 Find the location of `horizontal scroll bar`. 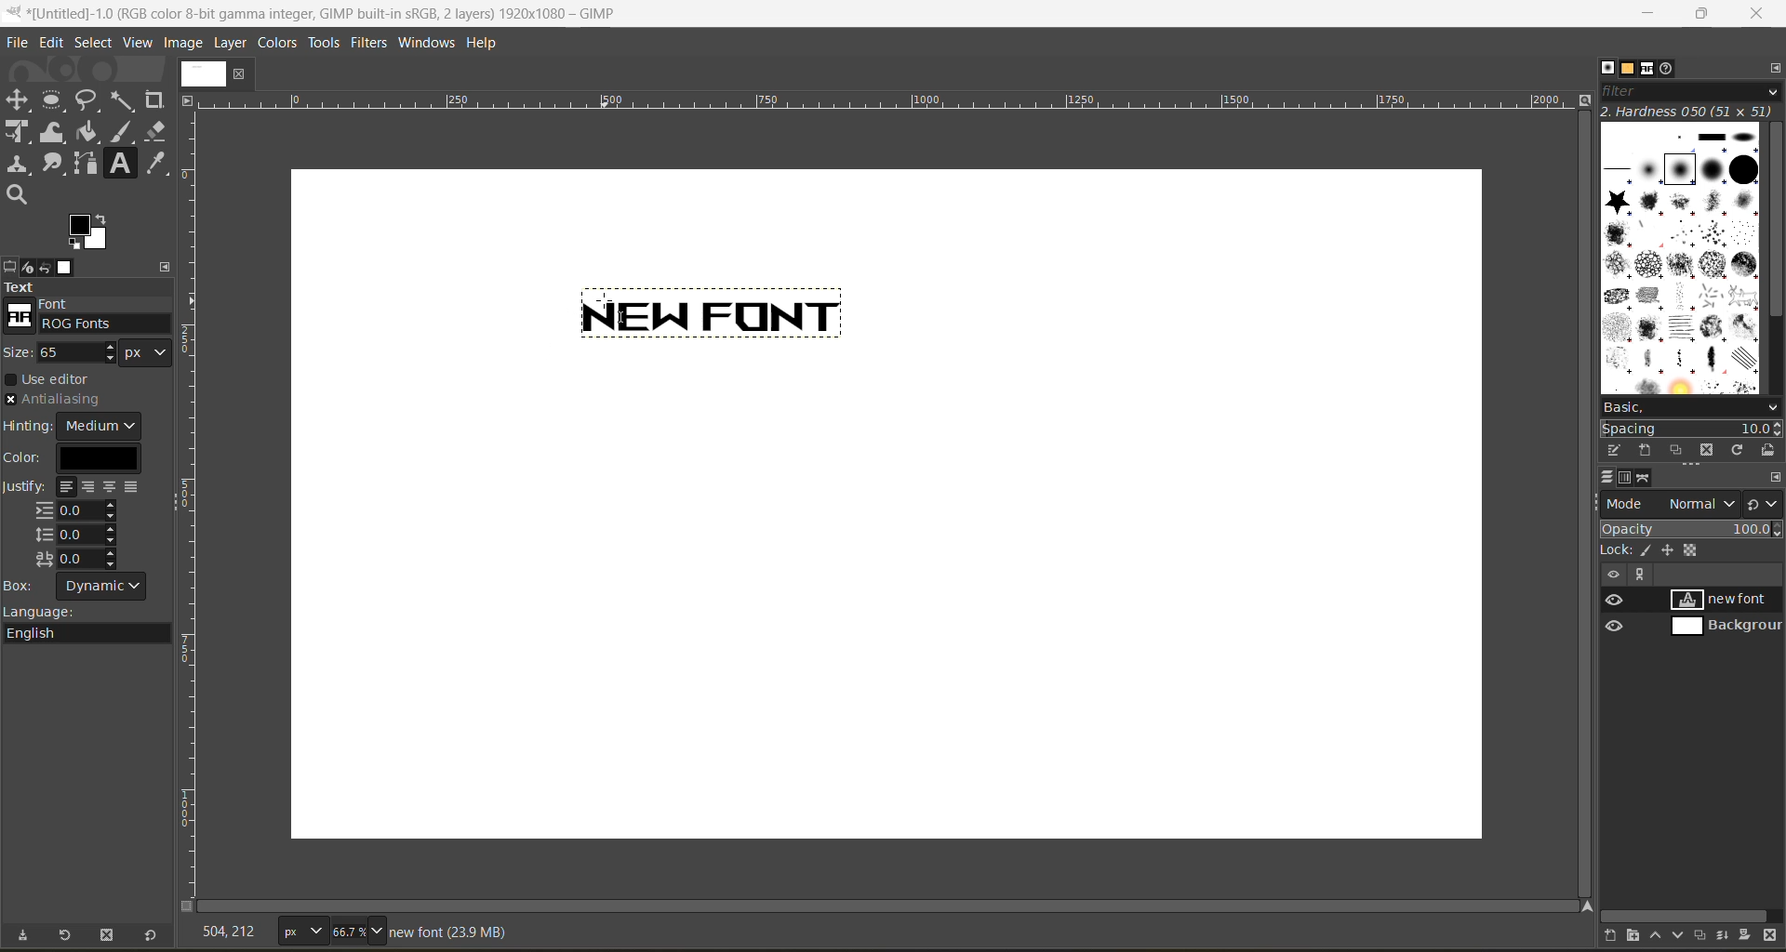

horizontal scroll bar is located at coordinates (1687, 913).